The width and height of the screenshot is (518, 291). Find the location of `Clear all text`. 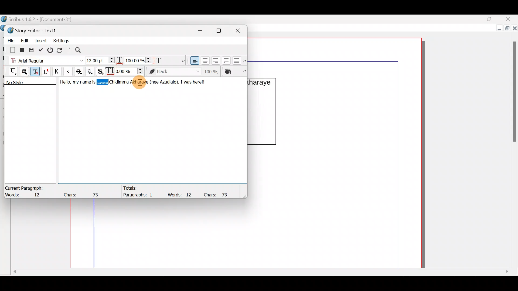

Clear all text is located at coordinates (10, 50).